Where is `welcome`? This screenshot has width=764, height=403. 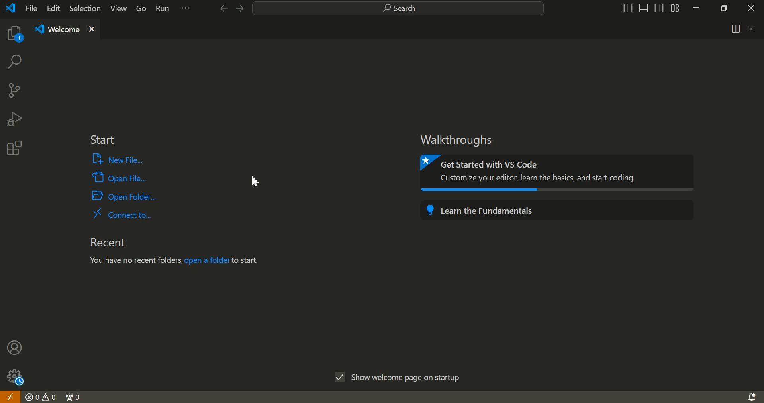 welcome is located at coordinates (64, 30).